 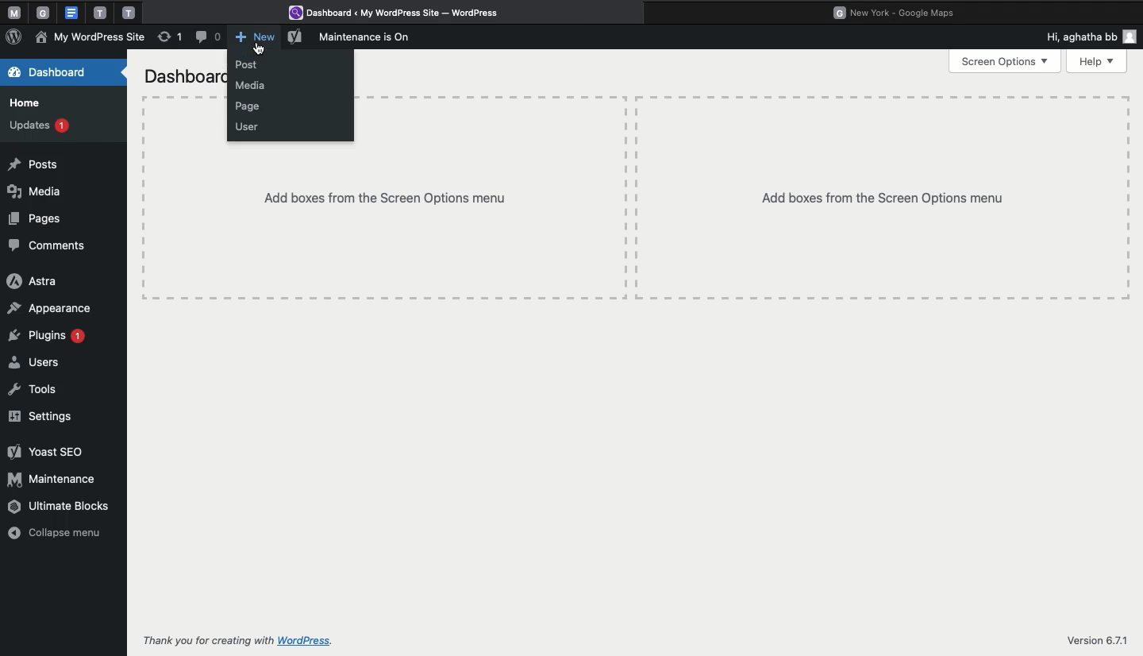 What do you see at coordinates (25, 104) in the screenshot?
I see `Home` at bounding box center [25, 104].